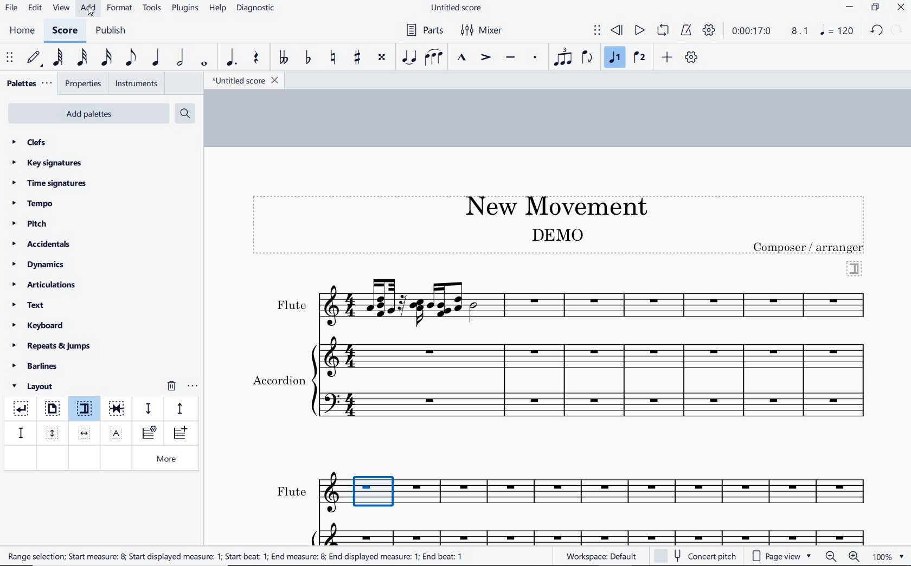 The height and width of the screenshot is (566, 911). What do you see at coordinates (152, 8) in the screenshot?
I see `tools` at bounding box center [152, 8].